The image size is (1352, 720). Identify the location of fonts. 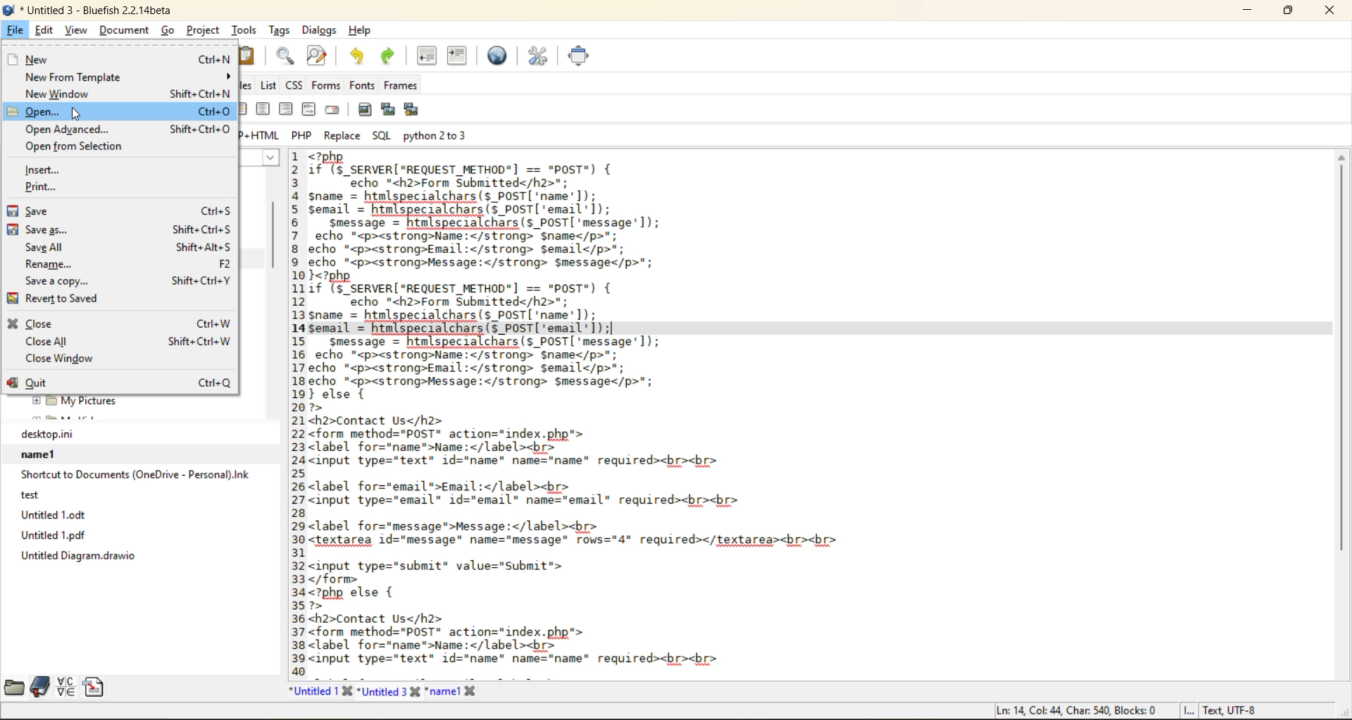
(359, 87).